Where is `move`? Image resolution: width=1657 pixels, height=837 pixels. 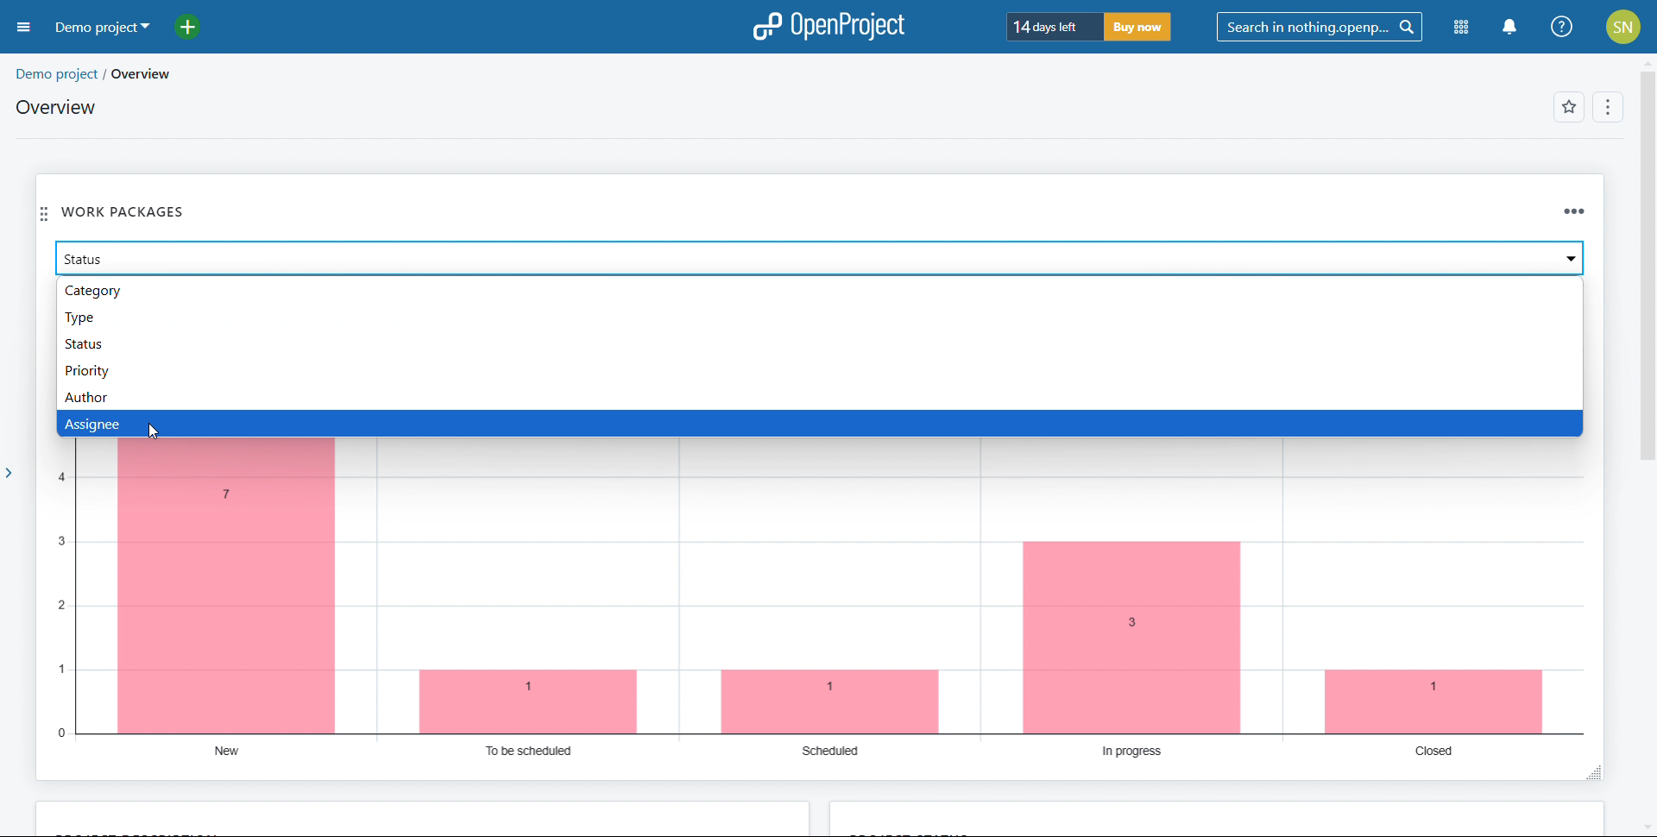
move is located at coordinates (44, 214).